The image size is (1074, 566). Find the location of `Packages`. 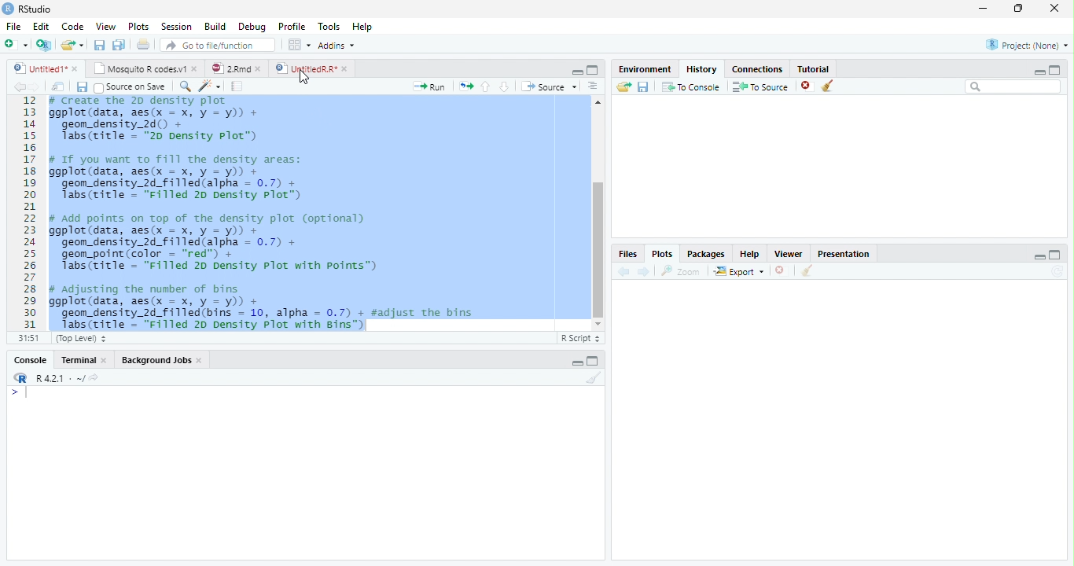

Packages is located at coordinates (705, 255).